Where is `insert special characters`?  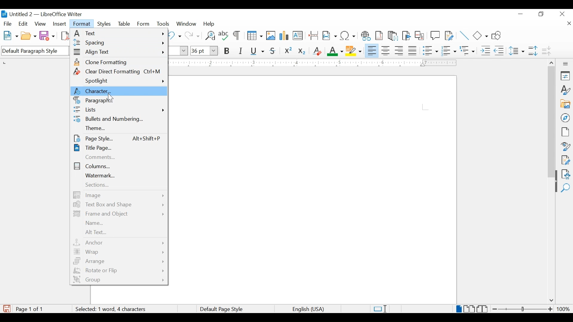 insert special characters is located at coordinates (348, 35).